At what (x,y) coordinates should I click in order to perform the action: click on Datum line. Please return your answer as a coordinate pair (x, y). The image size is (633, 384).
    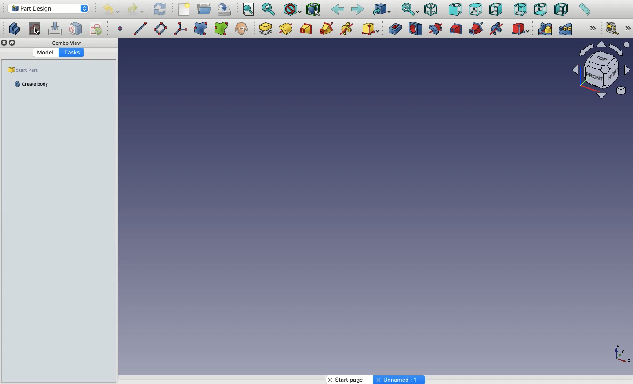
    Looking at the image, I should click on (141, 28).